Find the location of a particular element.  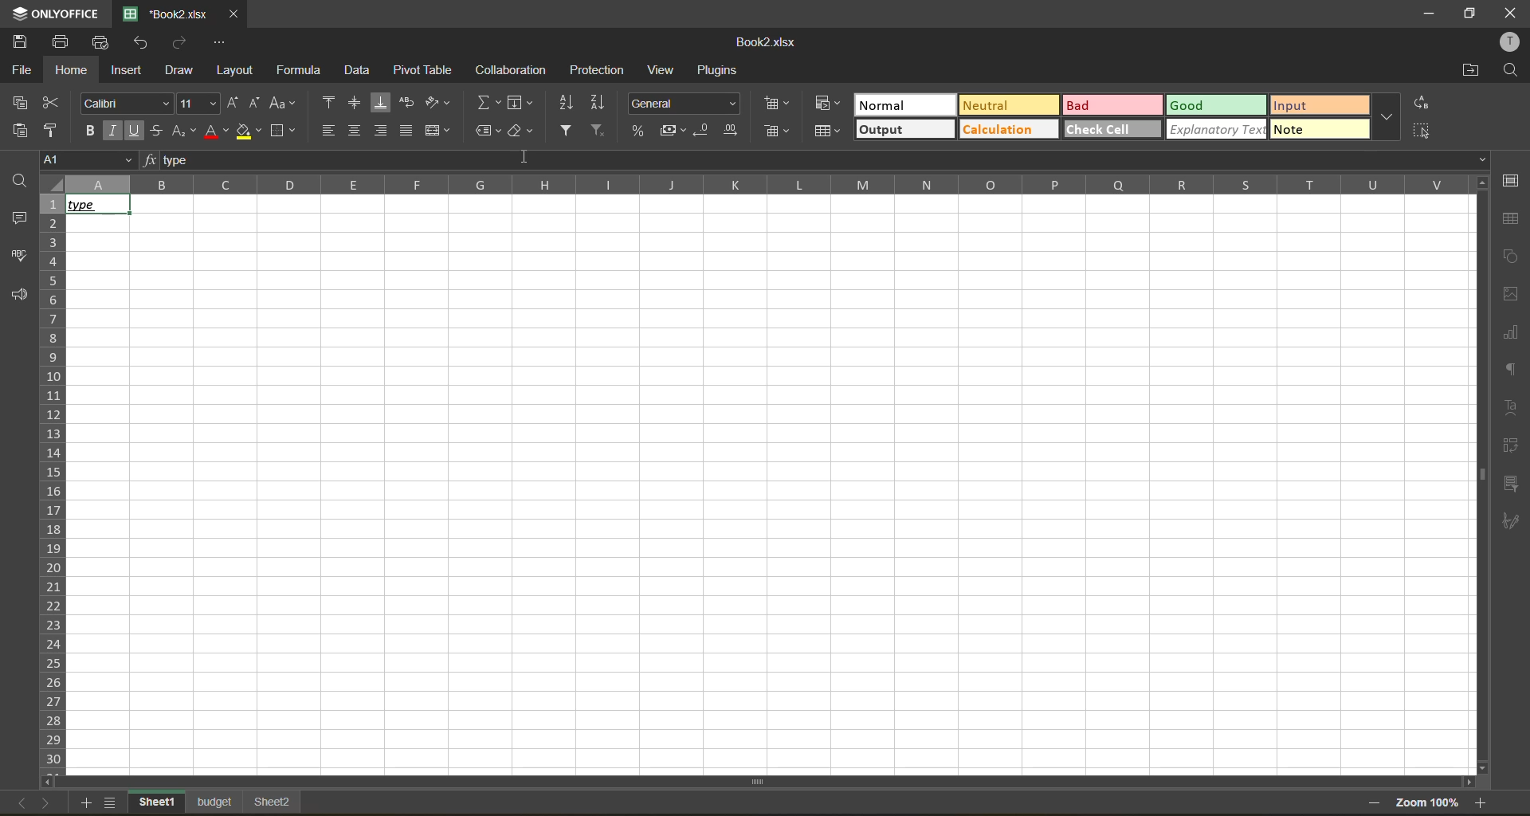

charts is located at coordinates (1510, 331).